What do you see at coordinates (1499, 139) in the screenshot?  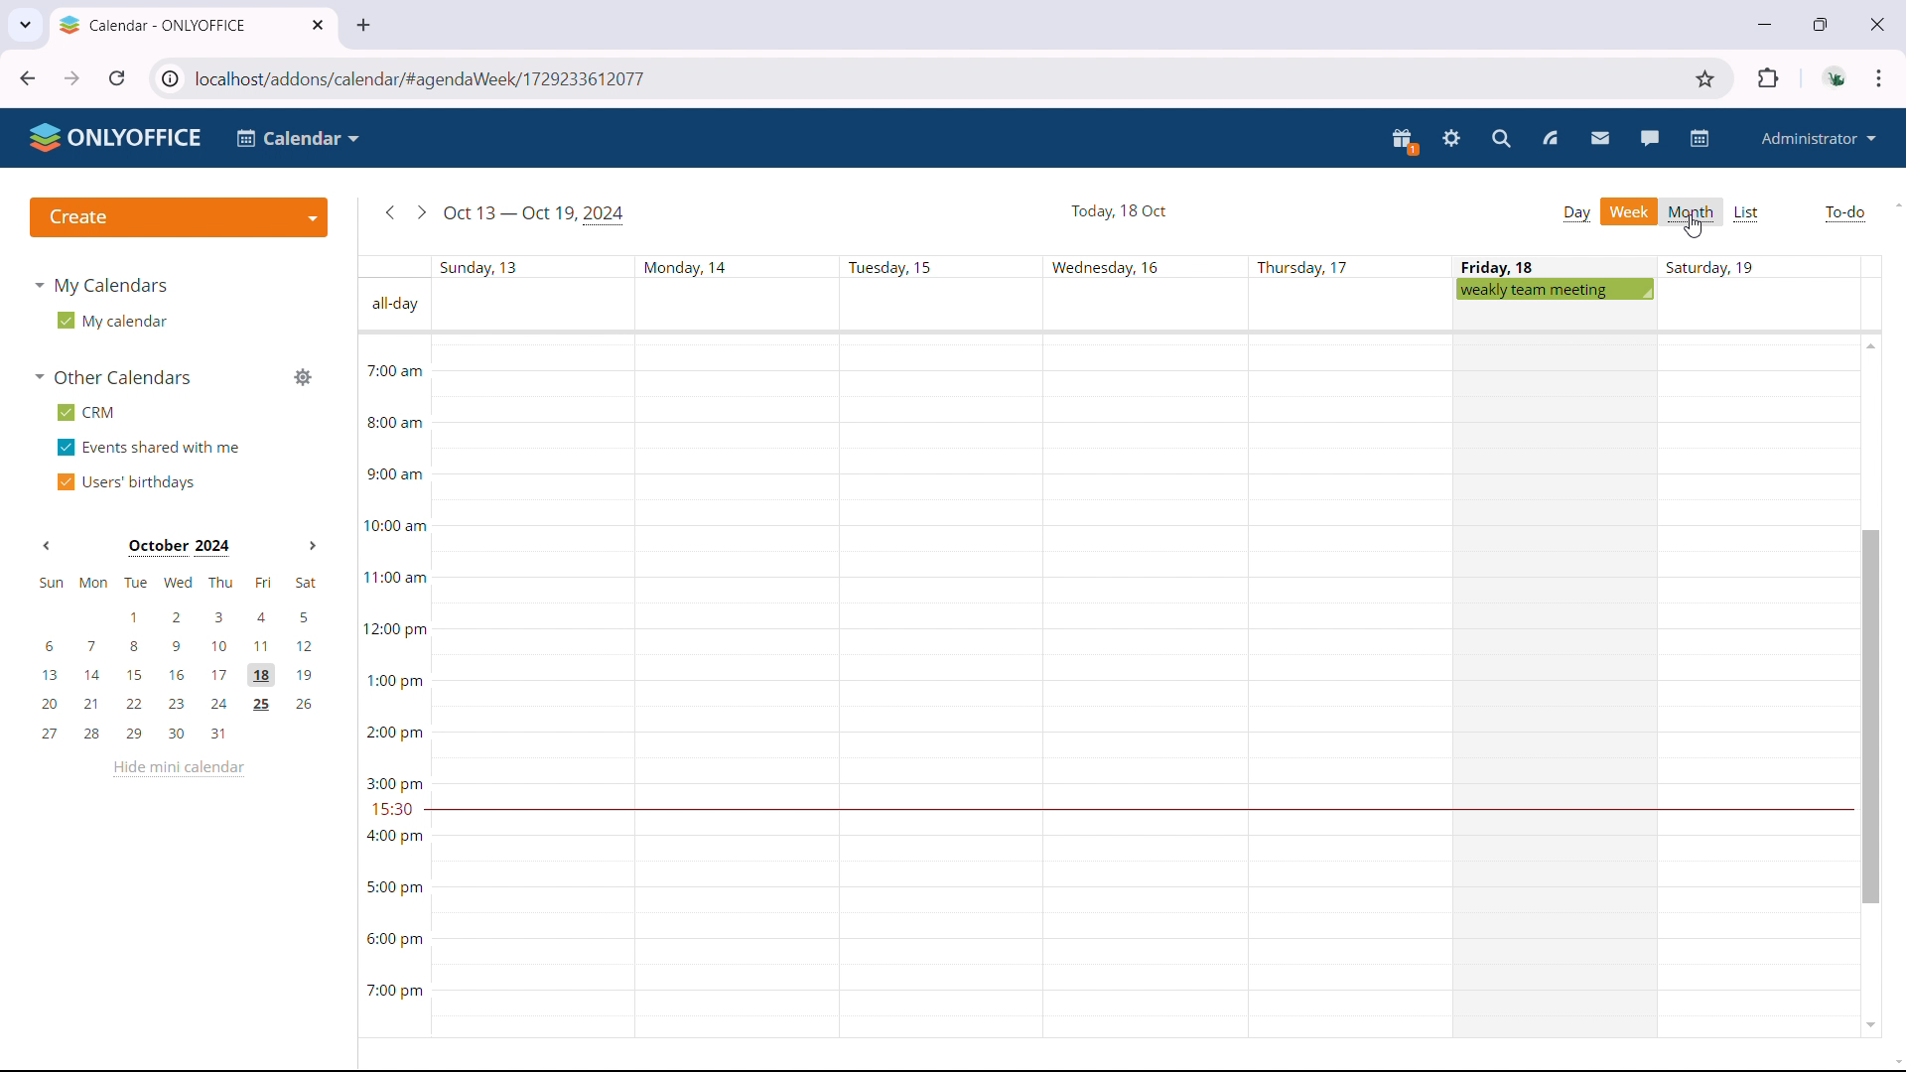 I see `search` at bounding box center [1499, 139].